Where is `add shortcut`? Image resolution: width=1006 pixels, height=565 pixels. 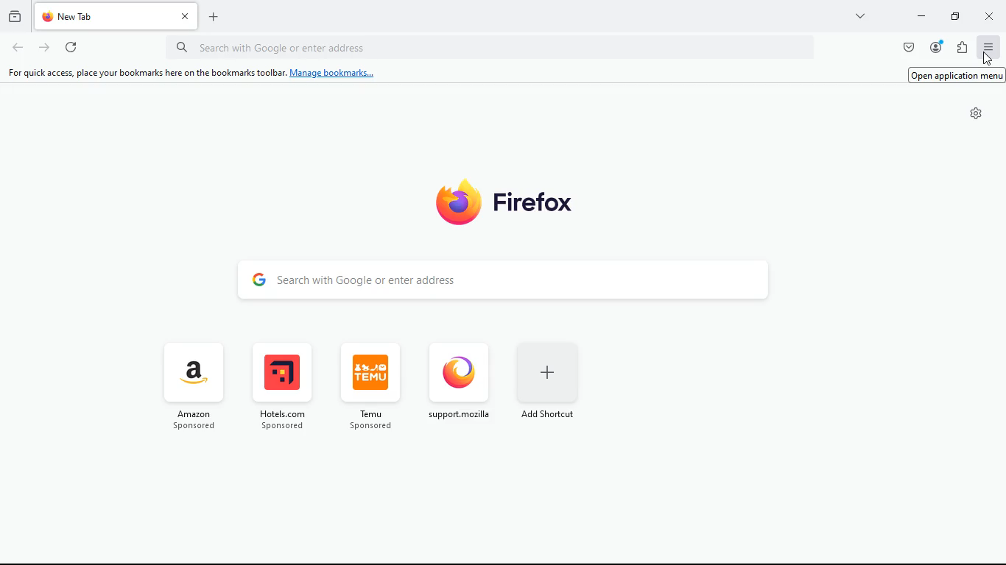
add shortcut is located at coordinates (550, 380).